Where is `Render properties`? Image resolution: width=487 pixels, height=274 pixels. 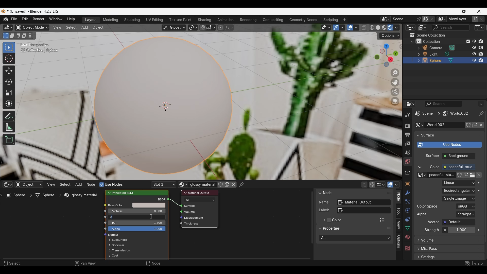
Render properties is located at coordinates (407, 126).